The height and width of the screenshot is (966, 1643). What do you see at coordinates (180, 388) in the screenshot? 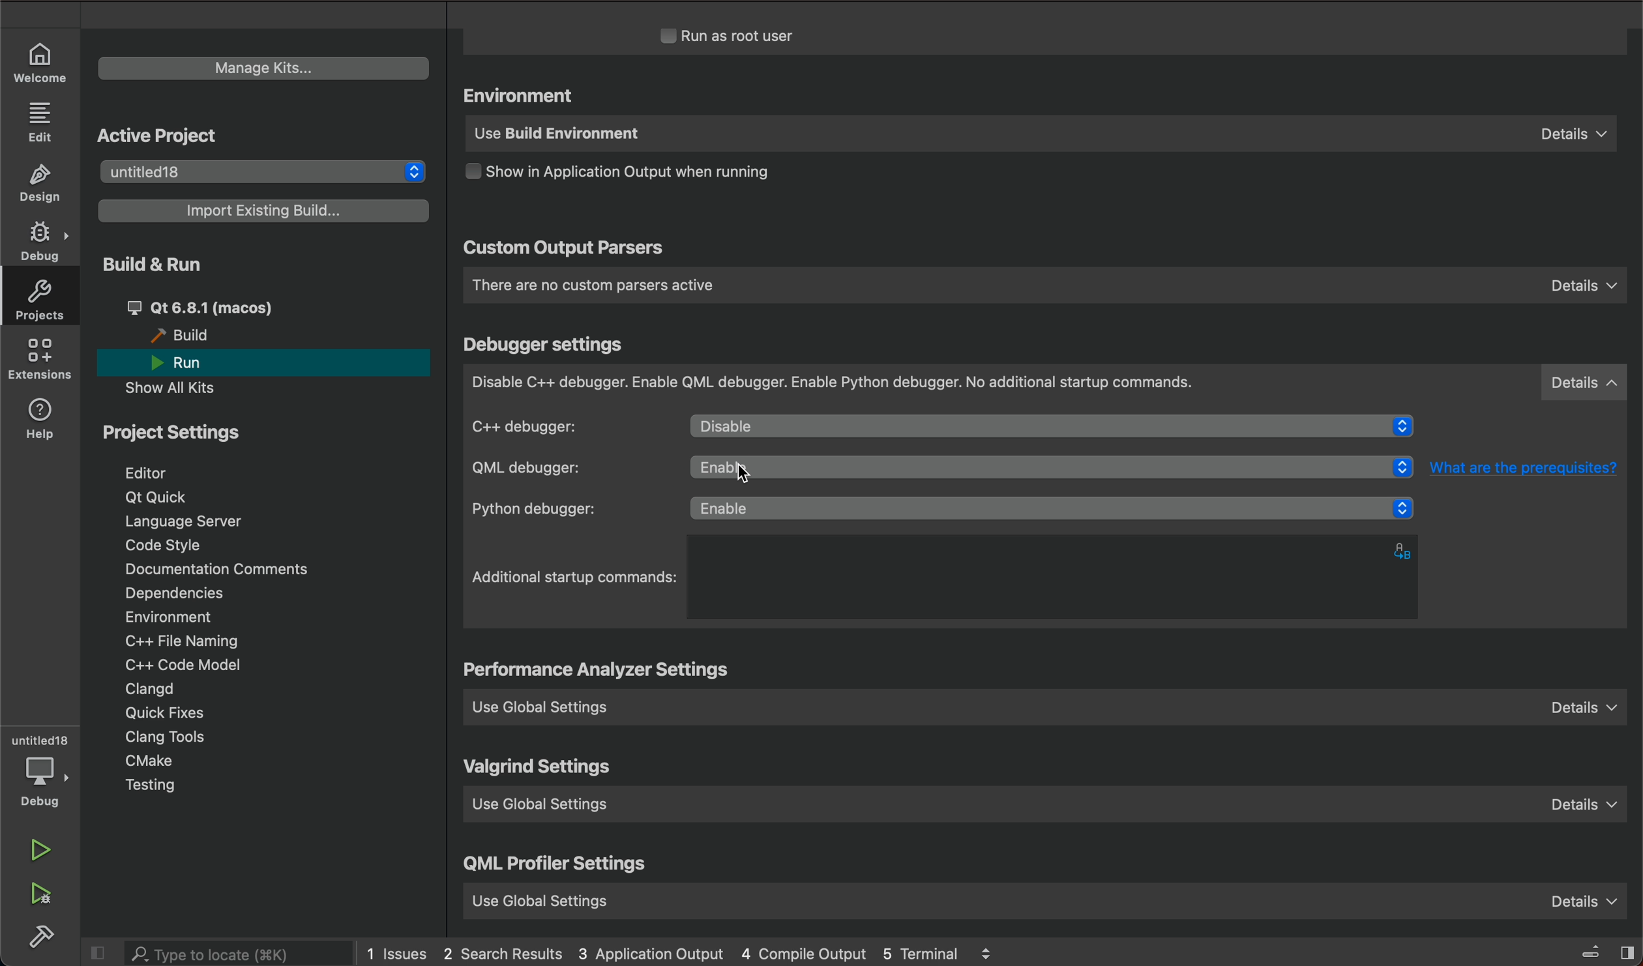
I see `show all` at bounding box center [180, 388].